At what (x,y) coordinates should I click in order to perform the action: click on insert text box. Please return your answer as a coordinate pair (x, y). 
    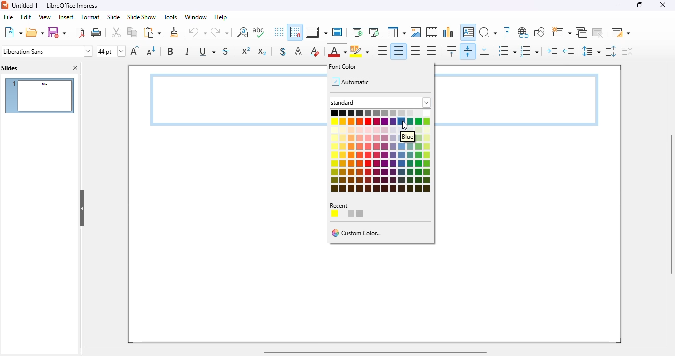
    Looking at the image, I should click on (468, 32).